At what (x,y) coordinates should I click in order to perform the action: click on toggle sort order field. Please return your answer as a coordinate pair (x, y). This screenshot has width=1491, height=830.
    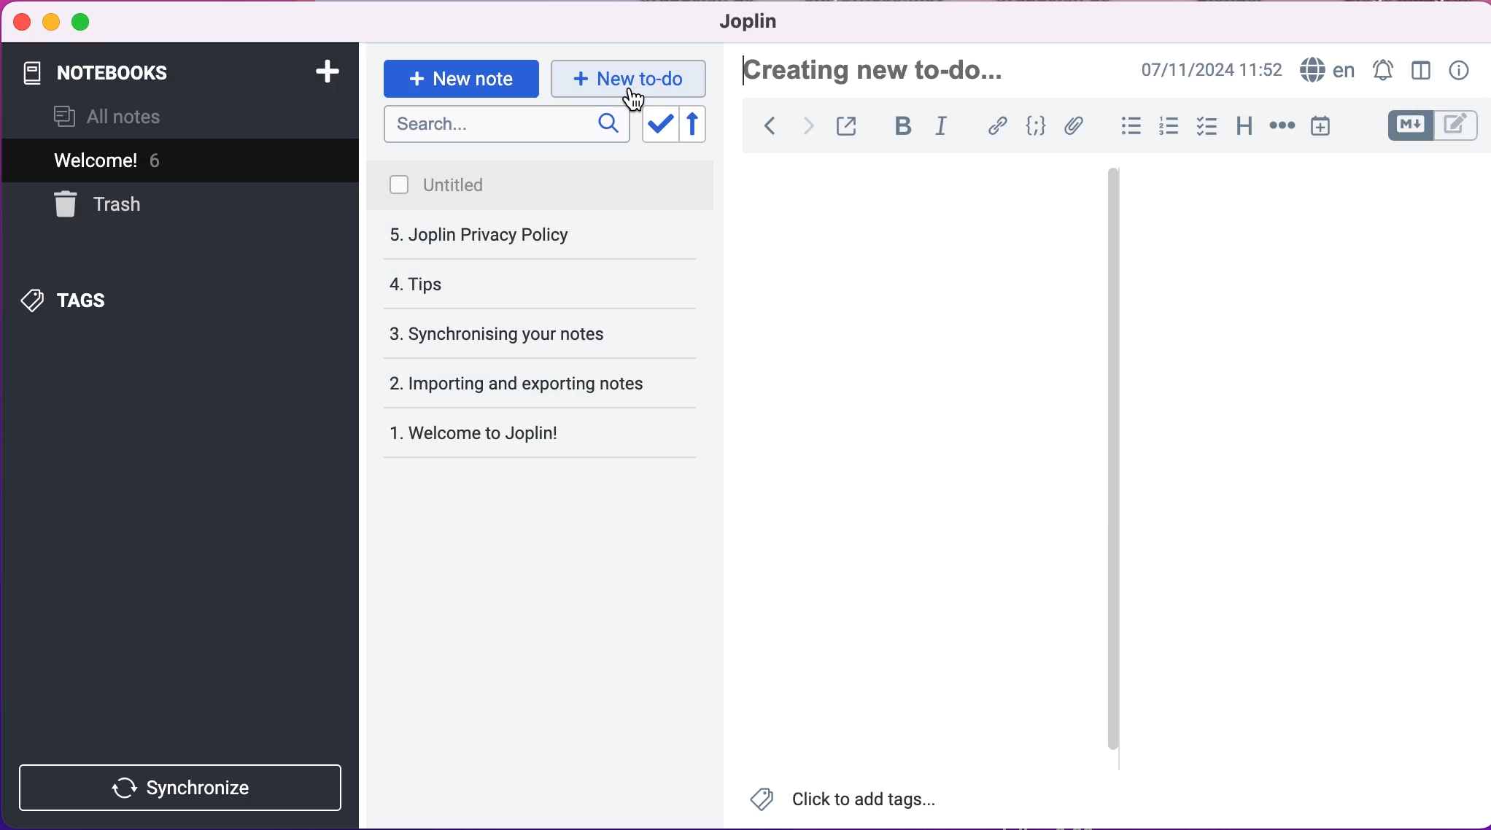
    Looking at the image, I should click on (658, 125).